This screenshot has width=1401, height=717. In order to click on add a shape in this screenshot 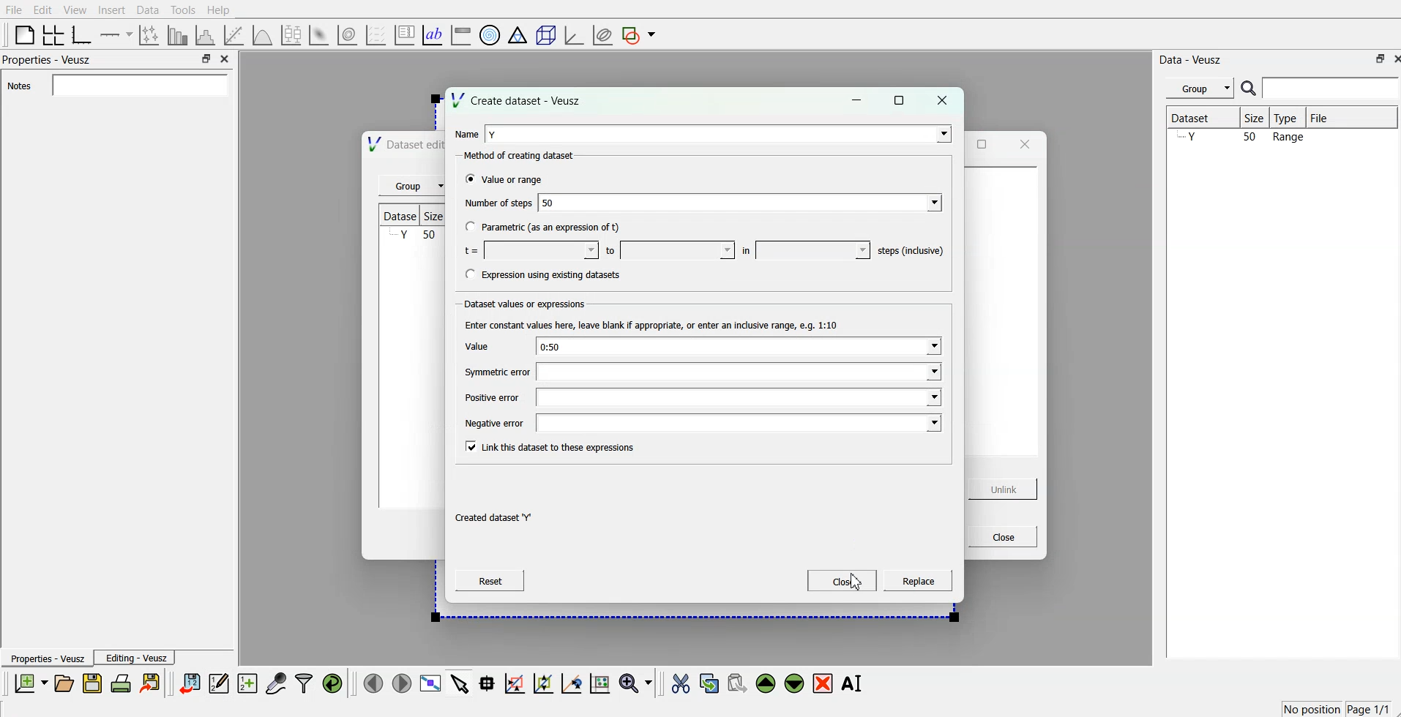, I will do `click(640, 34)`.